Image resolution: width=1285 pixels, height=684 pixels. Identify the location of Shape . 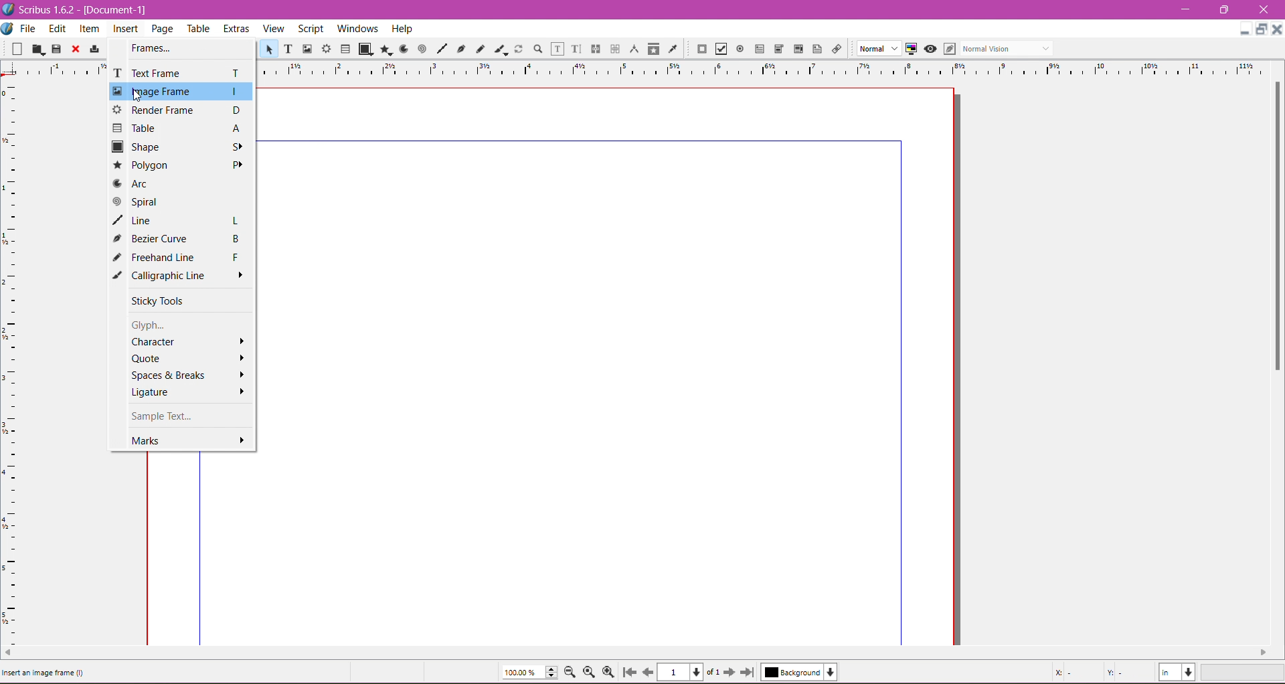
(365, 50).